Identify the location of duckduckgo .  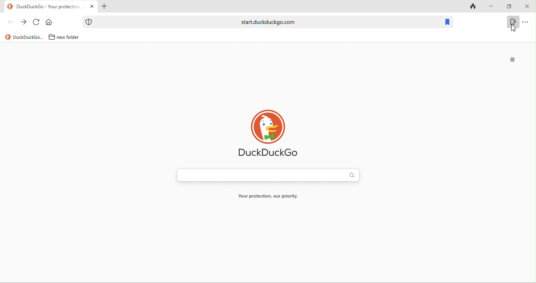
(24, 37).